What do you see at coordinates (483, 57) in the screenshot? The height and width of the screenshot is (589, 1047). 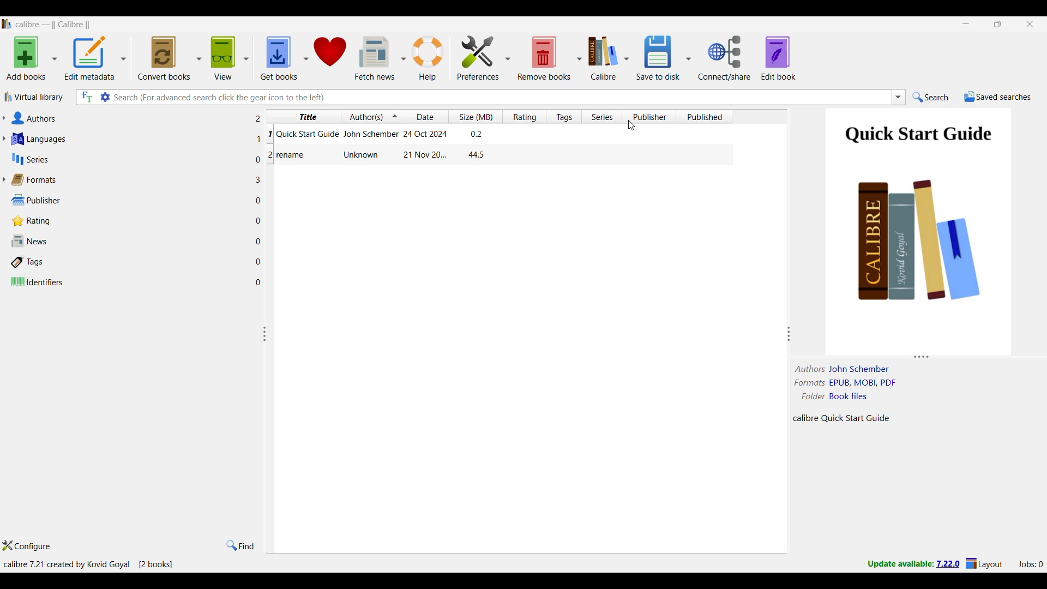 I see `Preference options` at bounding box center [483, 57].